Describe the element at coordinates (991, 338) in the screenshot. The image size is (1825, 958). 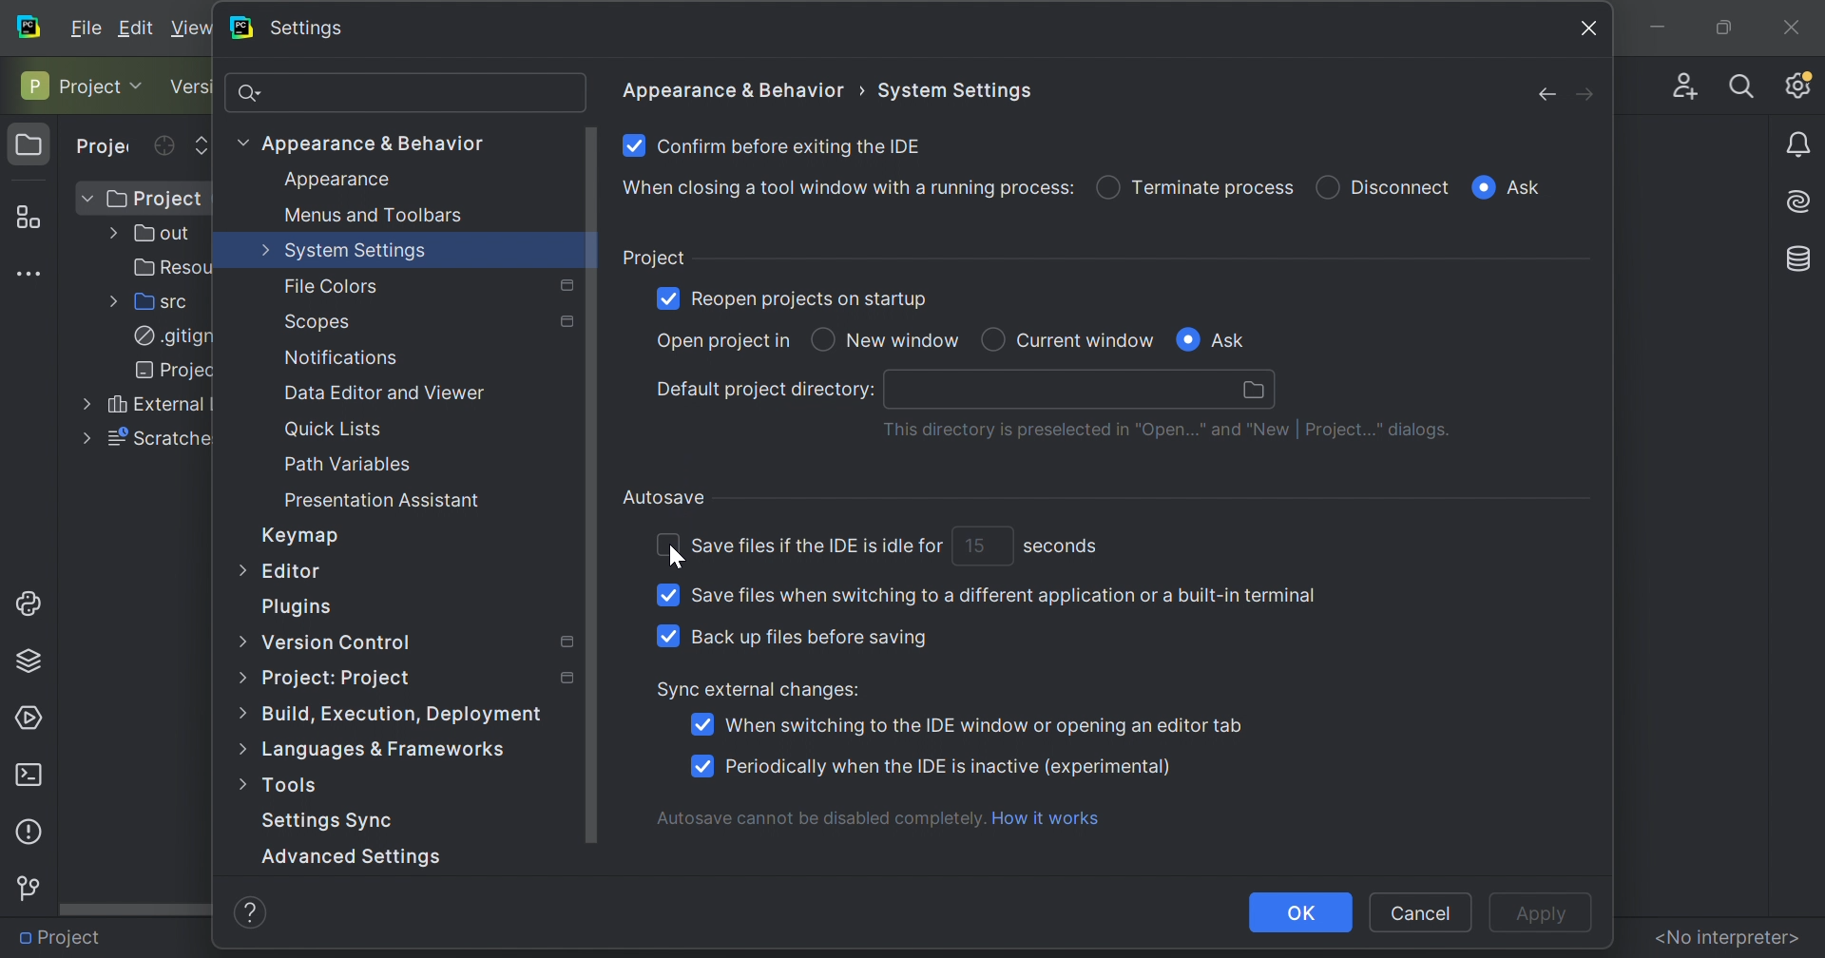
I see `Checkbox` at that location.